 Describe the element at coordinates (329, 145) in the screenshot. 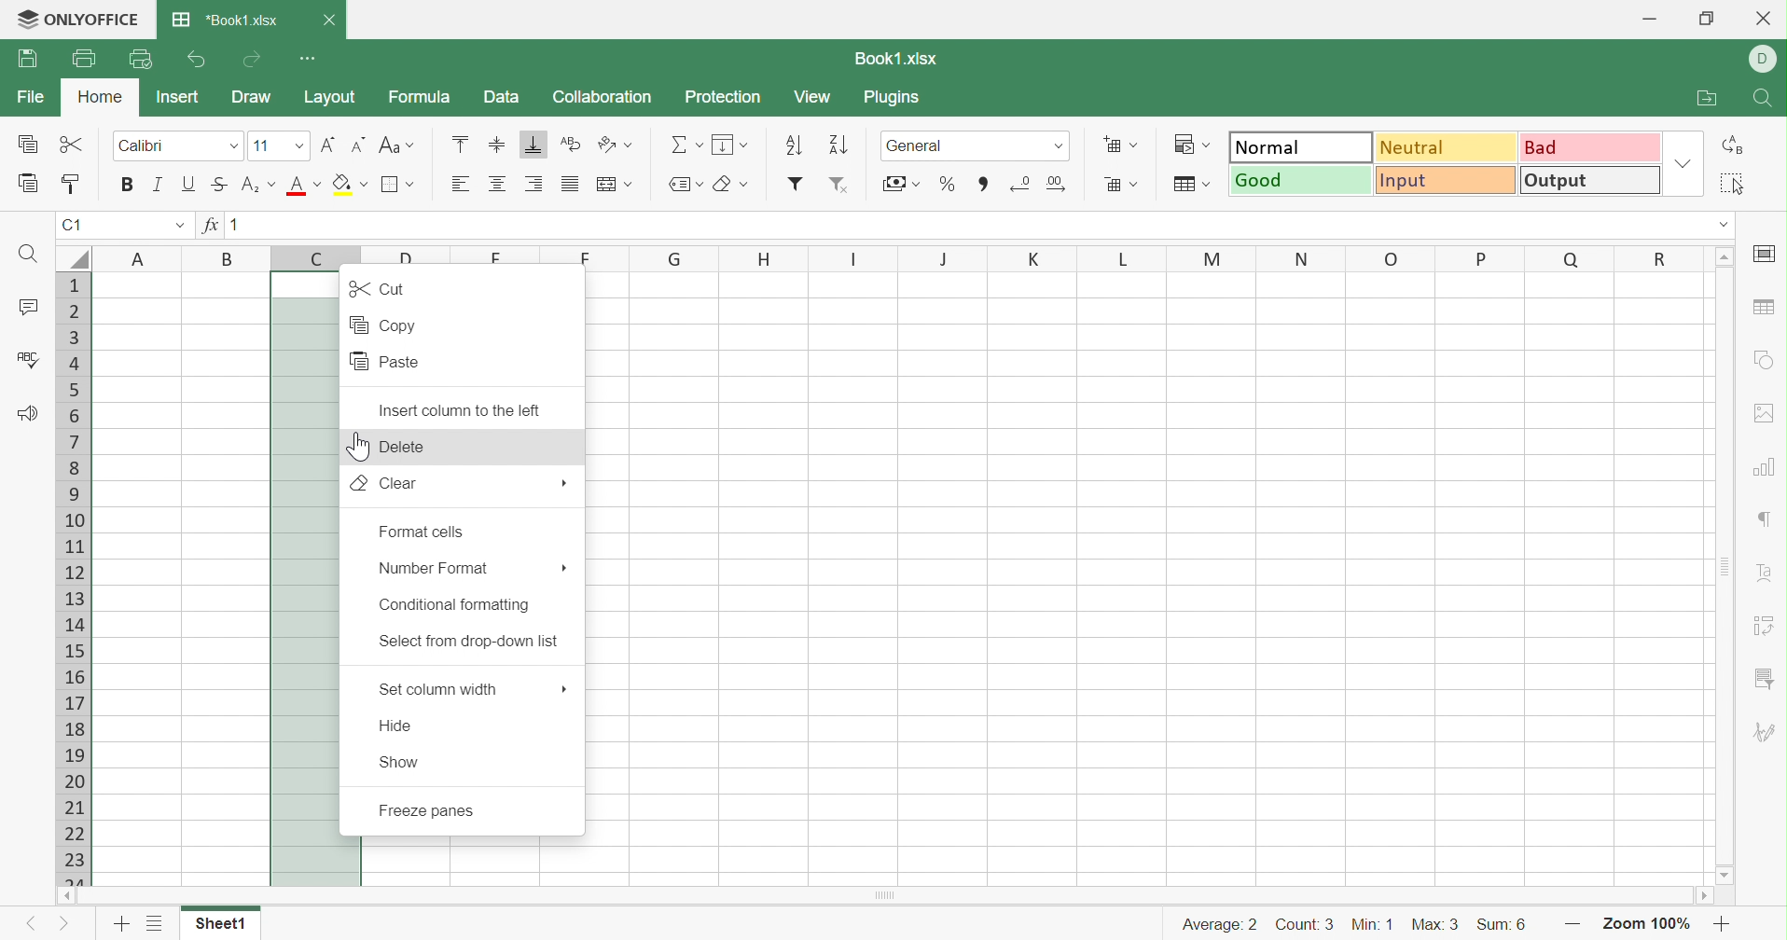

I see `Increment font size` at that location.